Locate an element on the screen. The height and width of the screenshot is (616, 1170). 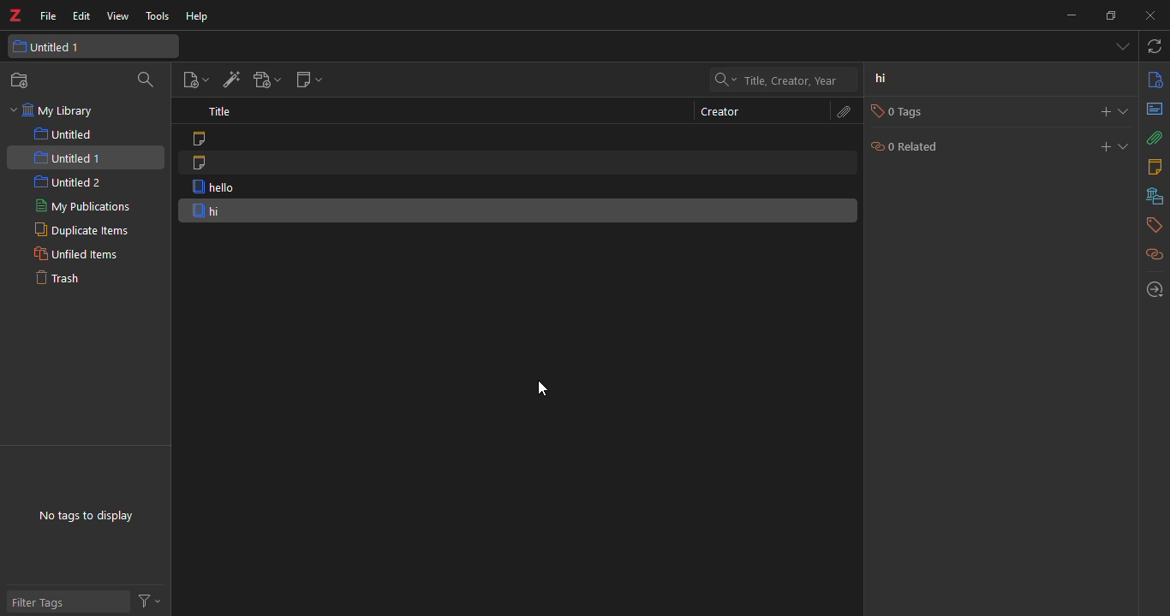
view is located at coordinates (117, 18).